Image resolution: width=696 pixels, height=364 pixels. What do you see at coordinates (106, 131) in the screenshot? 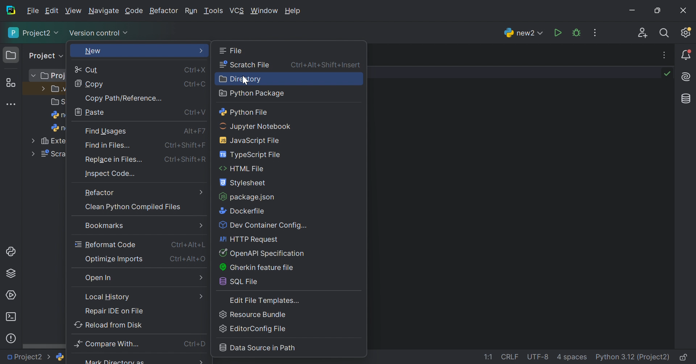
I see `Find Usages` at bounding box center [106, 131].